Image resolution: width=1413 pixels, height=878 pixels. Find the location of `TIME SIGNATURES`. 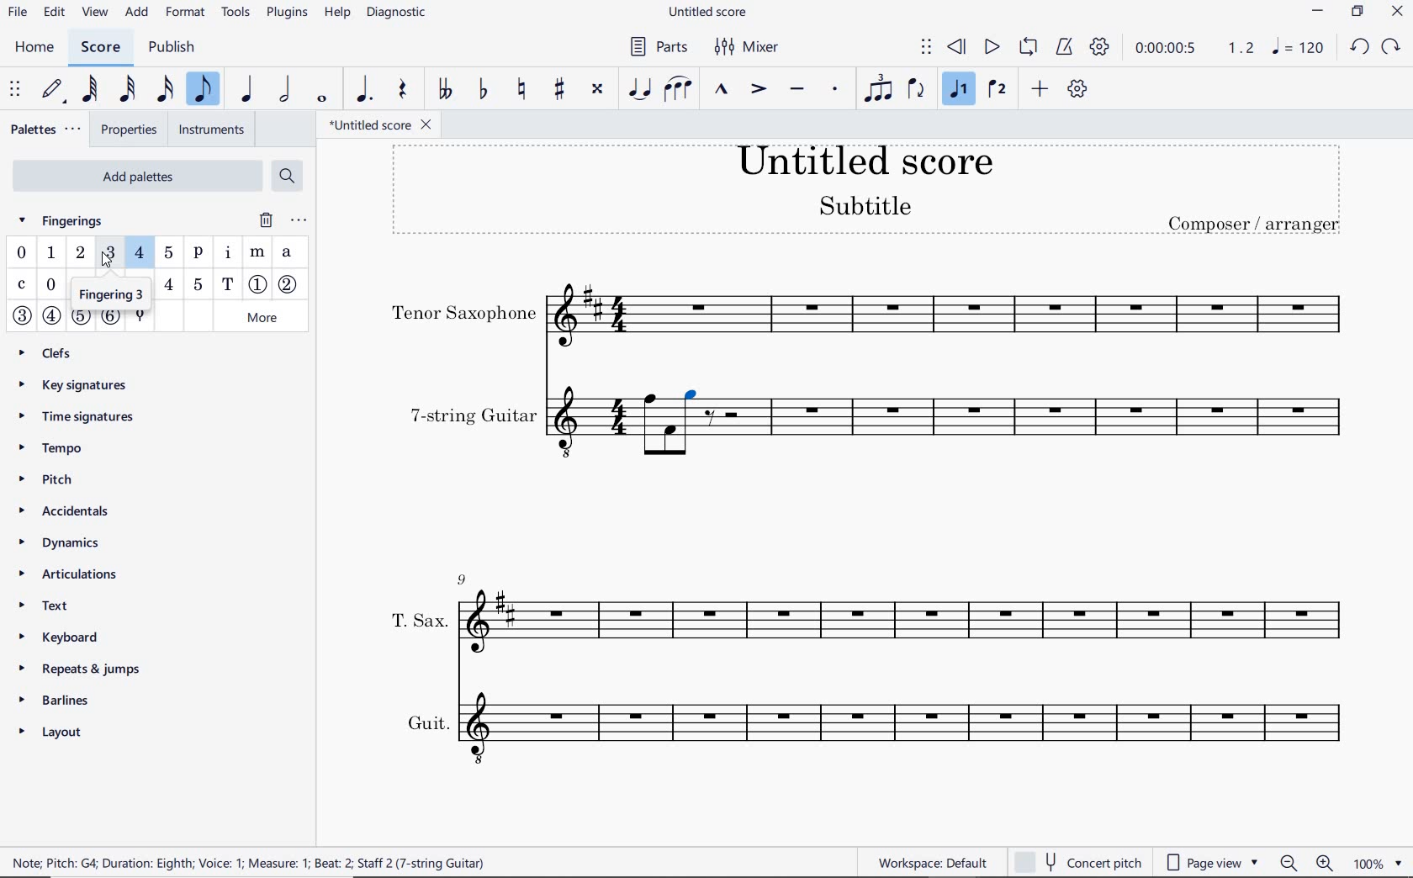

TIME SIGNATURES is located at coordinates (82, 418).